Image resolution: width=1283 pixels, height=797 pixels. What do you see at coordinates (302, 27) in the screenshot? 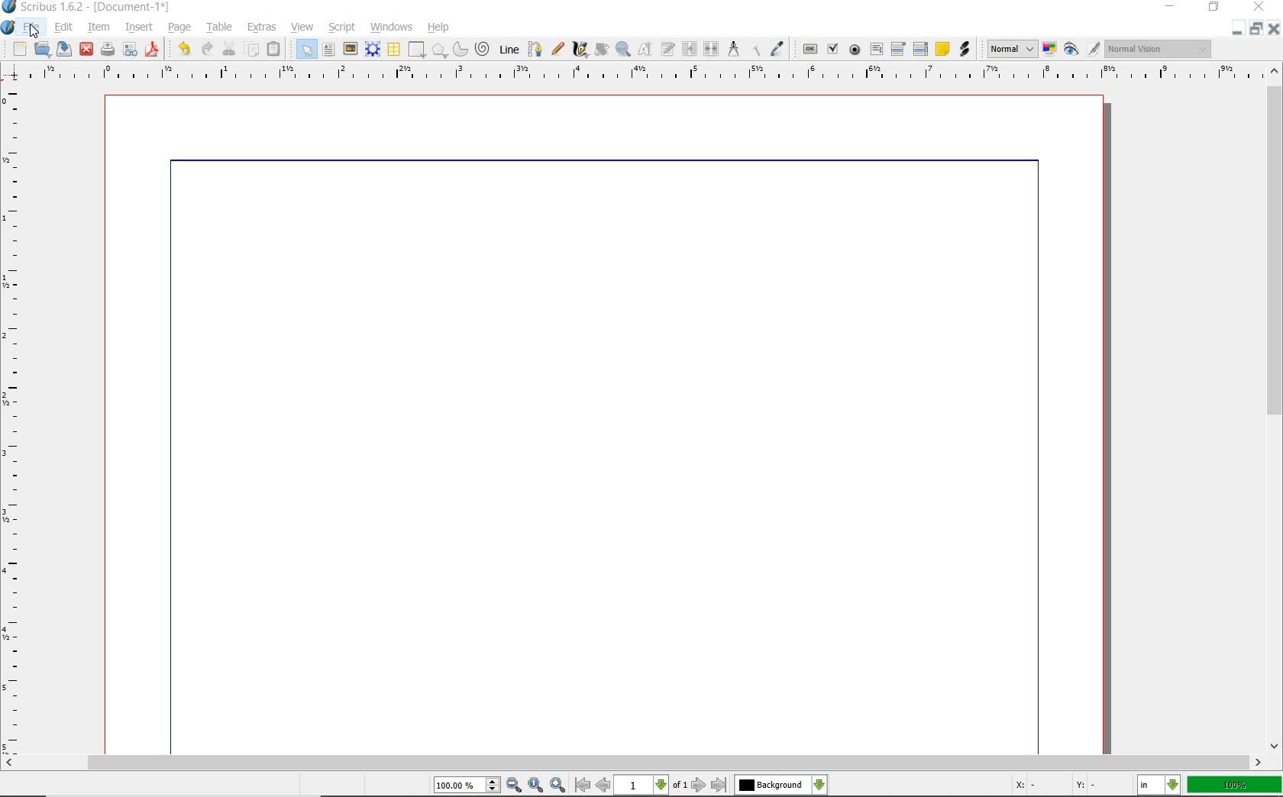
I see `view` at bounding box center [302, 27].